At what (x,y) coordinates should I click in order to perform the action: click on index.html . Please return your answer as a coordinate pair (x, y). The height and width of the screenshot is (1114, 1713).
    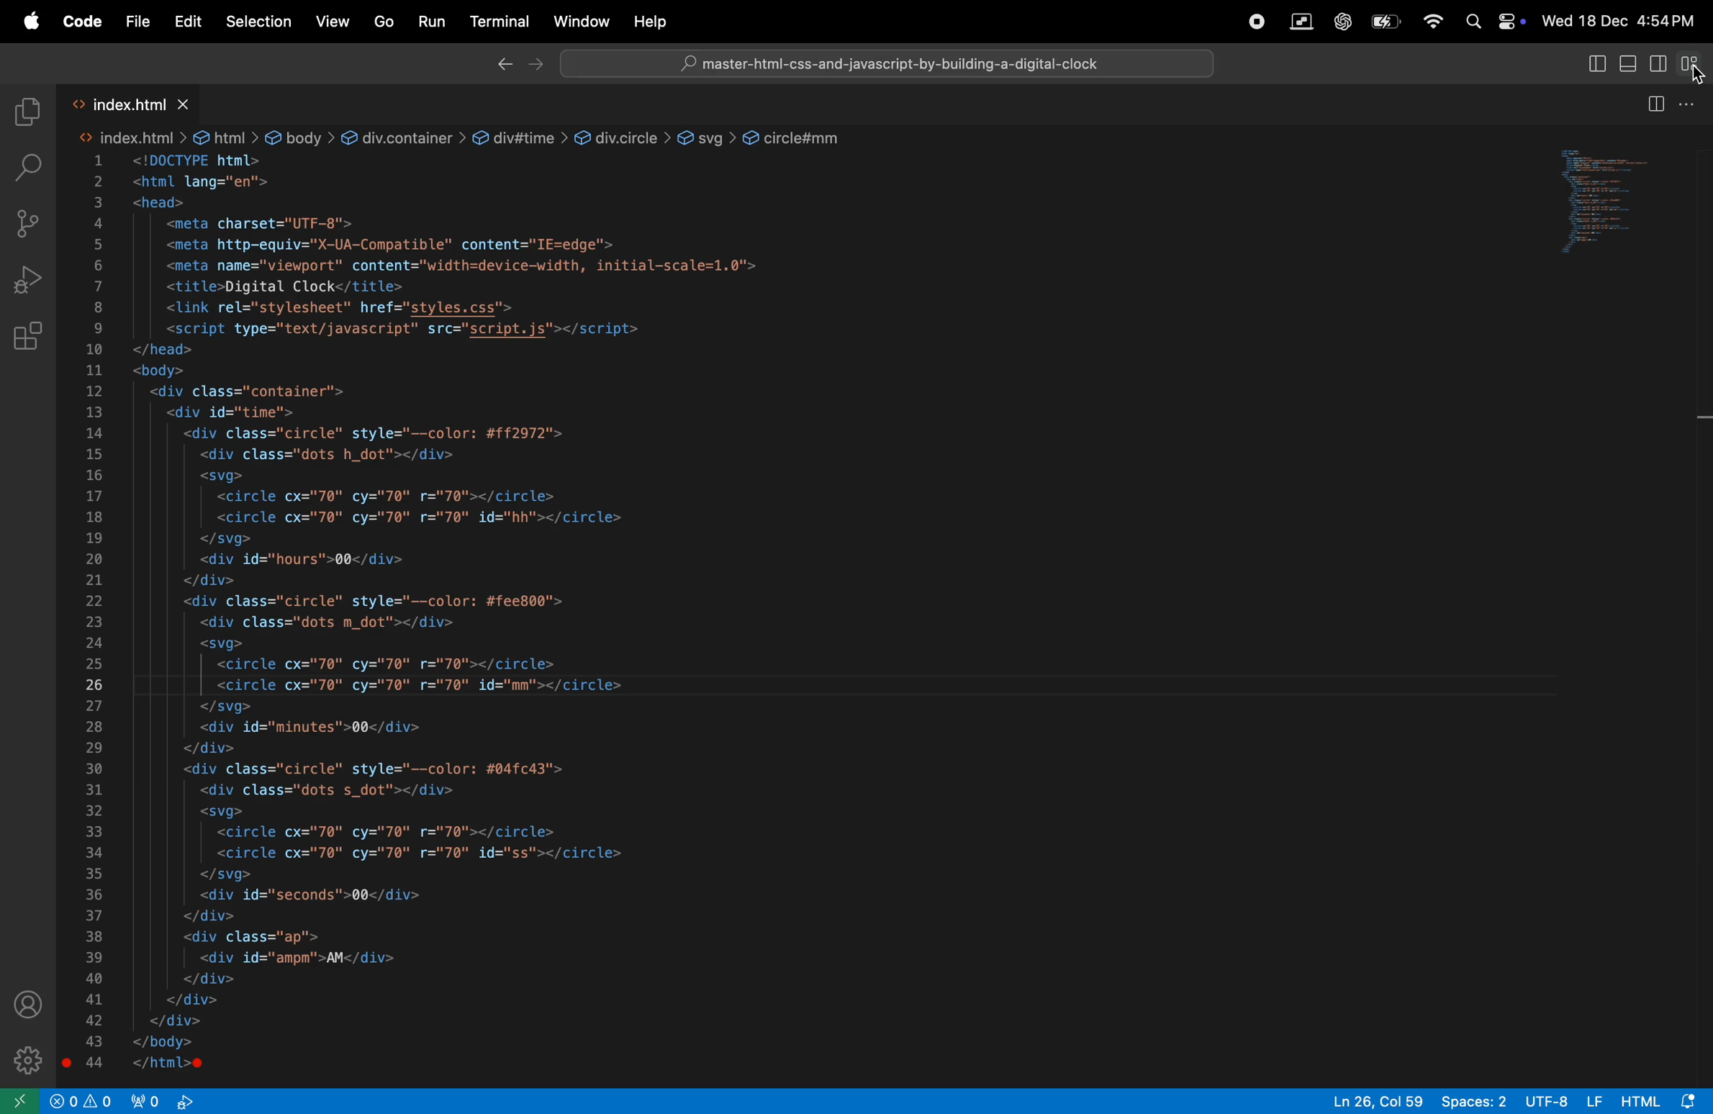
    Looking at the image, I should click on (138, 105).